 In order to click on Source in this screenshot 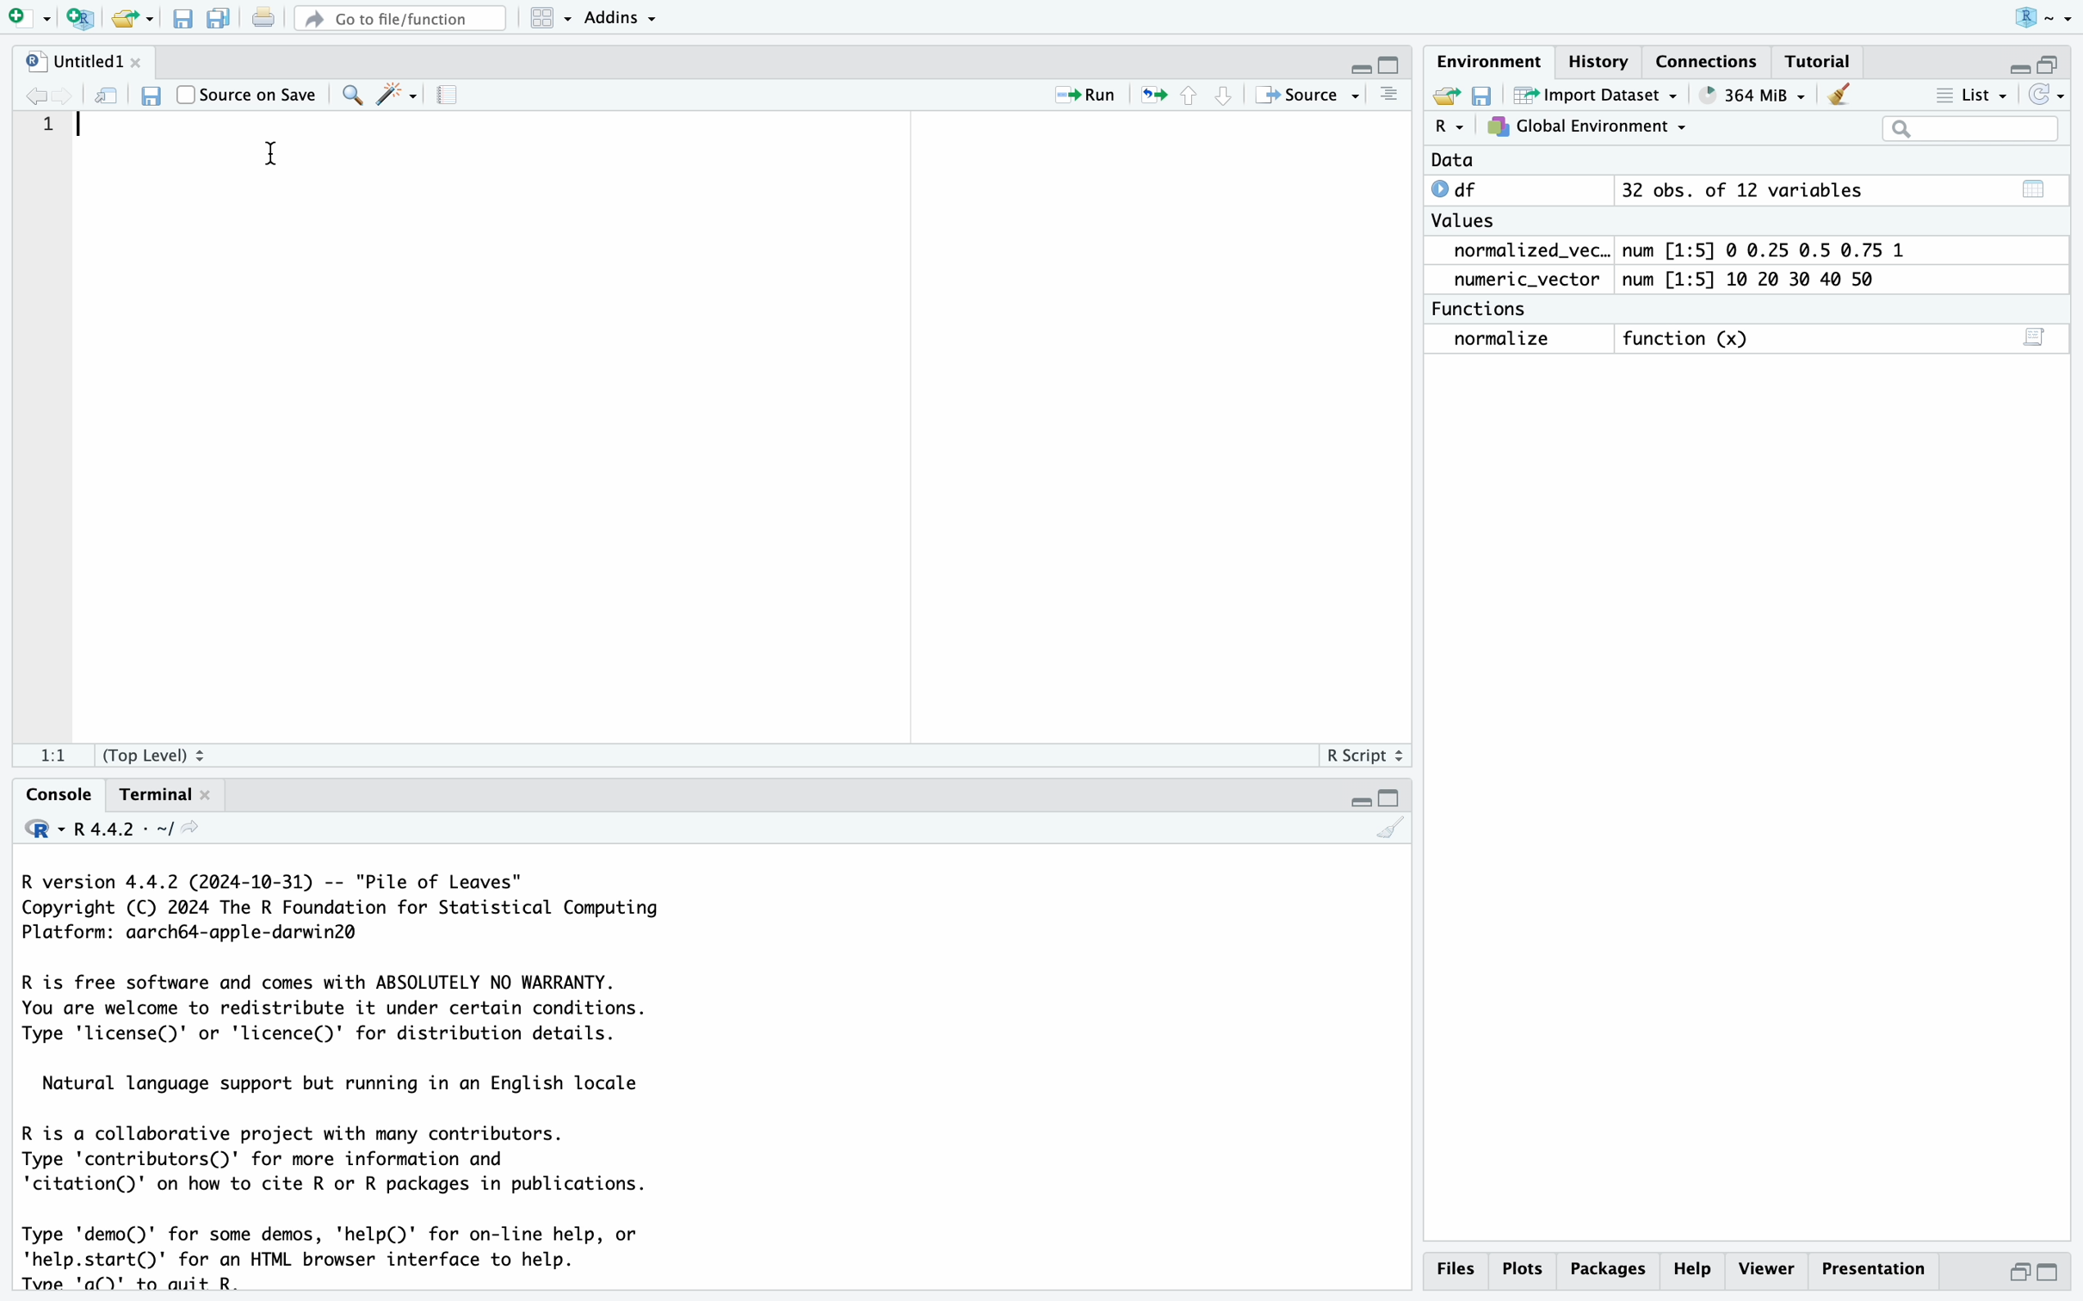, I will do `click(1305, 94)`.